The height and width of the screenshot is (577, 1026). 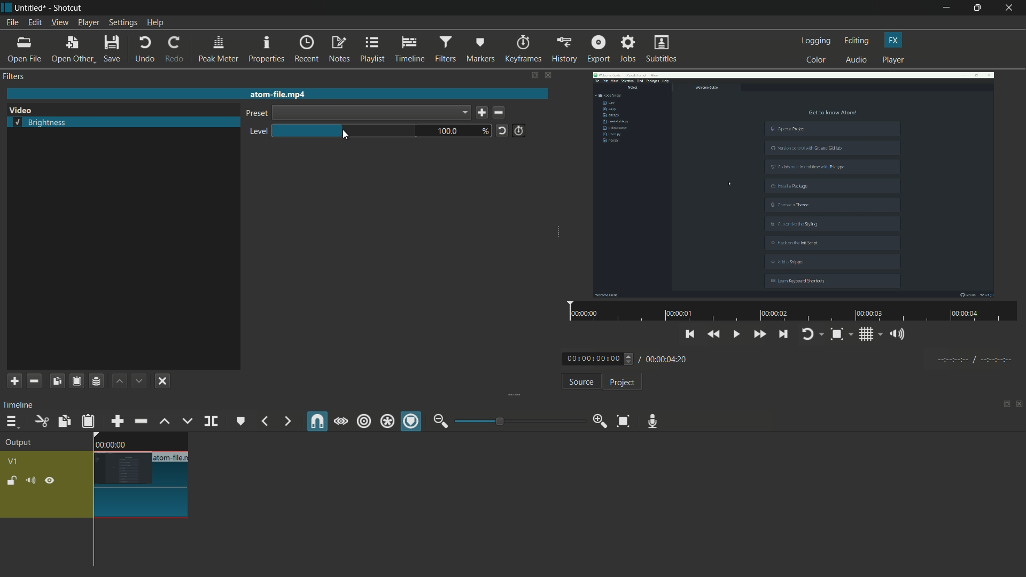 What do you see at coordinates (212, 422) in the screenshot?
I see `split at playhead` at bounding box center [212, 422].